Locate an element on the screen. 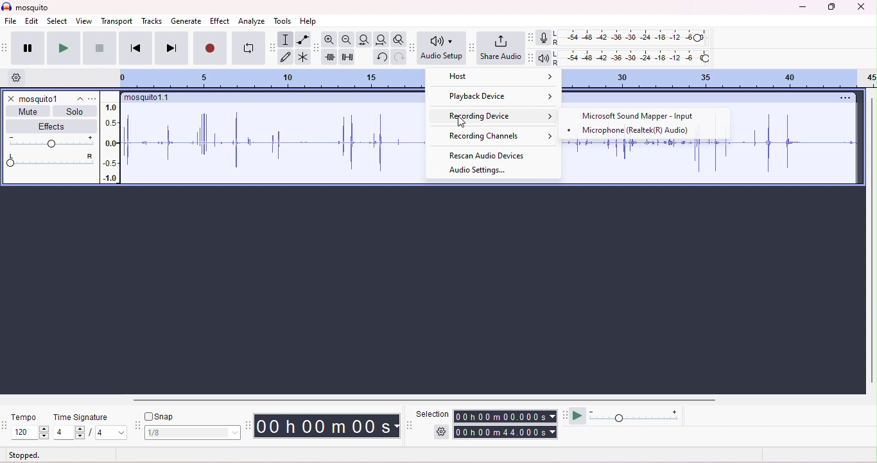 The width and height of the screenshot is (877, 463). options is located at coordinates (842, 97).